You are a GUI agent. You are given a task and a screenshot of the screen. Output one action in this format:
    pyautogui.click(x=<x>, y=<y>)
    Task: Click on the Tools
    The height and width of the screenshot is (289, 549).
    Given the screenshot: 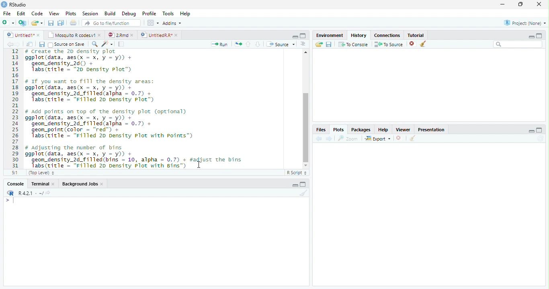 What is the action you would take?
    pyautogui.click(x=168, y=14)
    